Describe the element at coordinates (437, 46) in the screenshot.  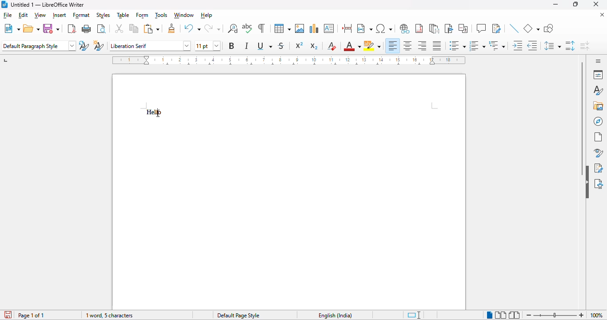
I see `justified` at that location.